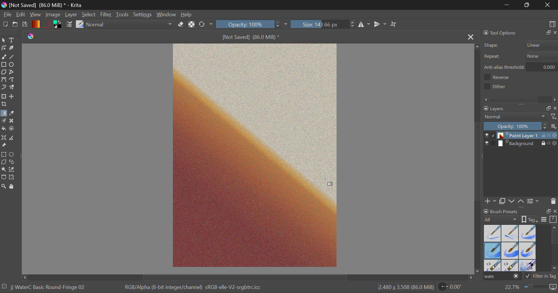 This screenshot has width=558, height=293. What do you see at coordinates (502, 219) in the screenshot?
I see `brush preset settings` at bounding box center [502, 219].